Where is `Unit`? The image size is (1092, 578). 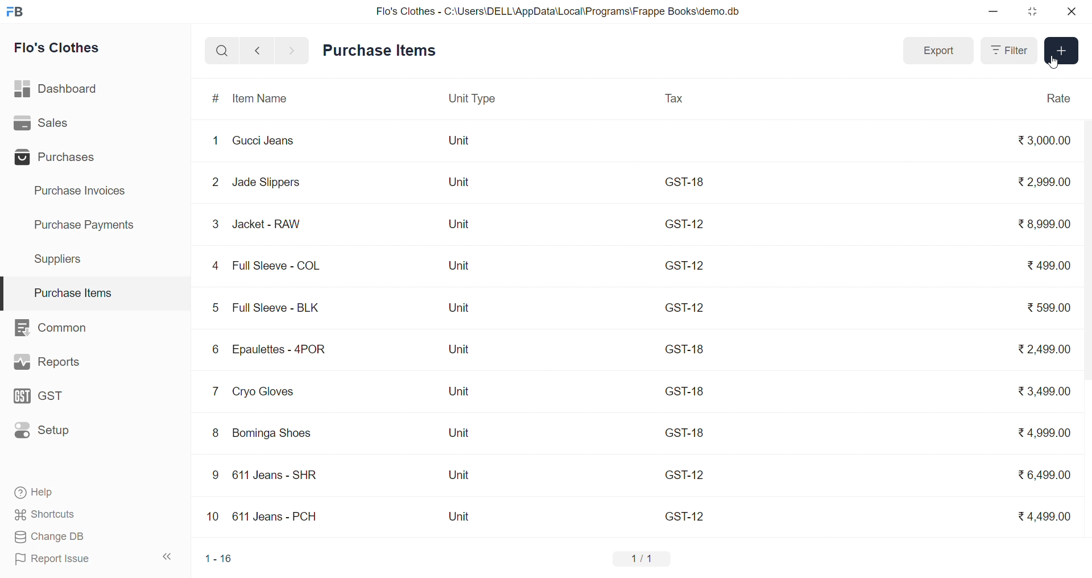 Unit is located at coordinates (460, 352).